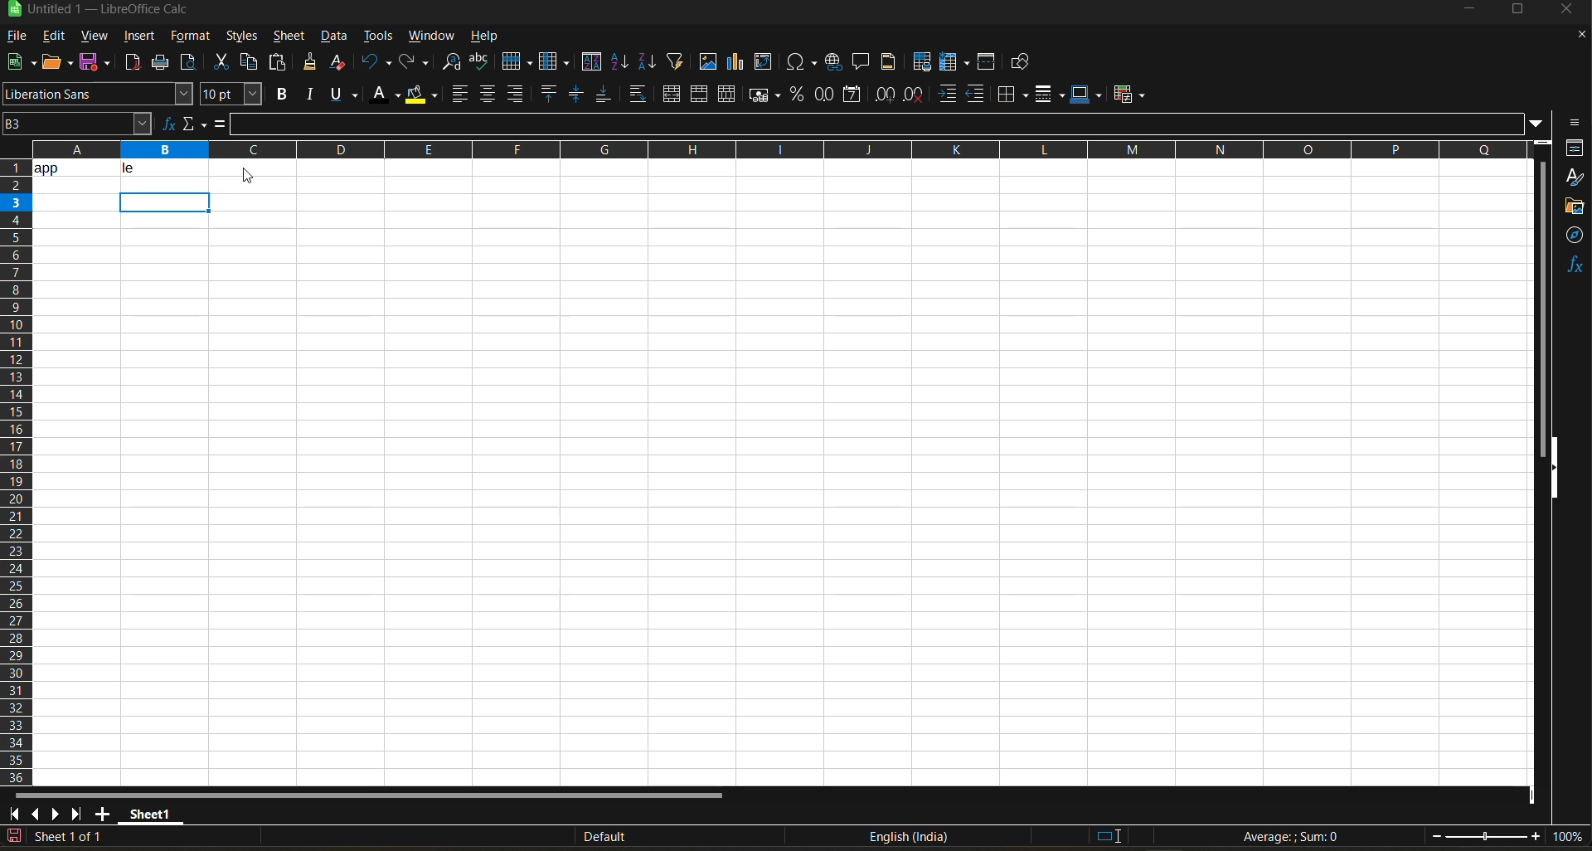  What do you see at coordinates (836, 61) in the screenshot?
I see `insert hyperlink` at bounding box center [836, 61].